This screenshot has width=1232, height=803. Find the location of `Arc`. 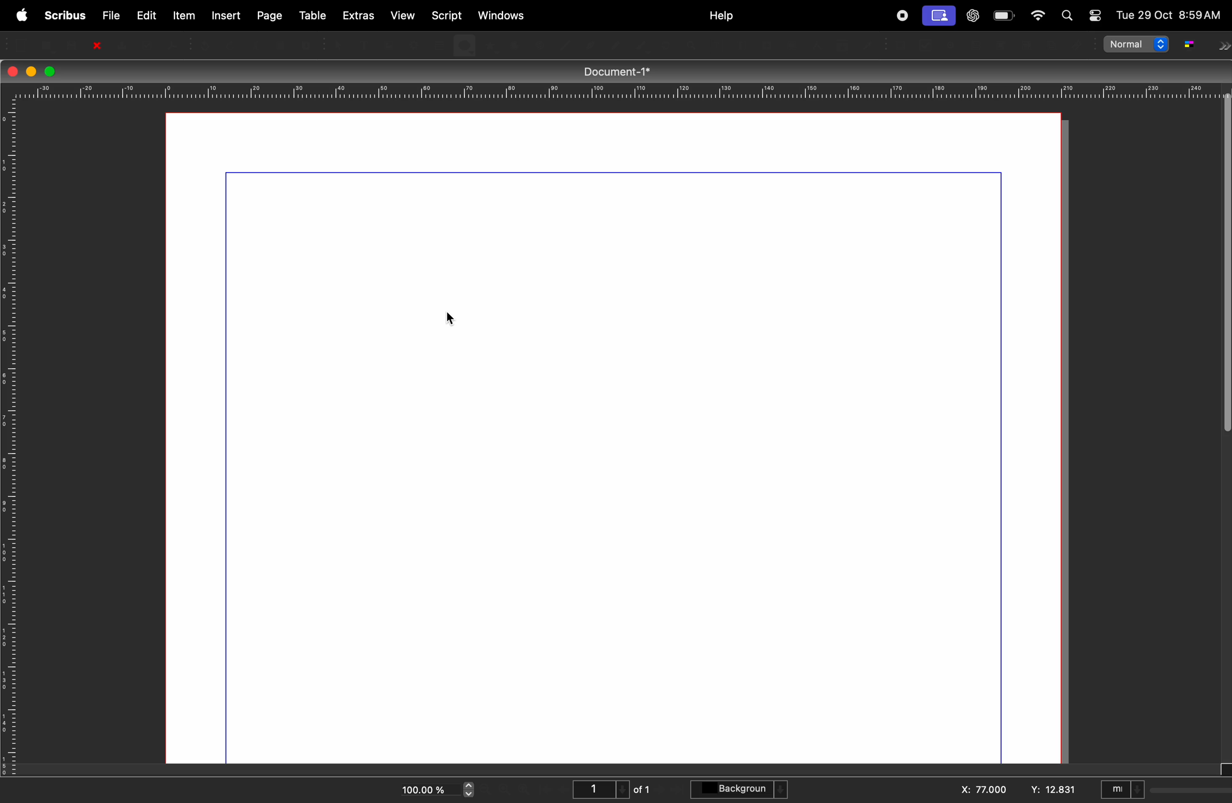

Arc is located at coordinates (514, 45).